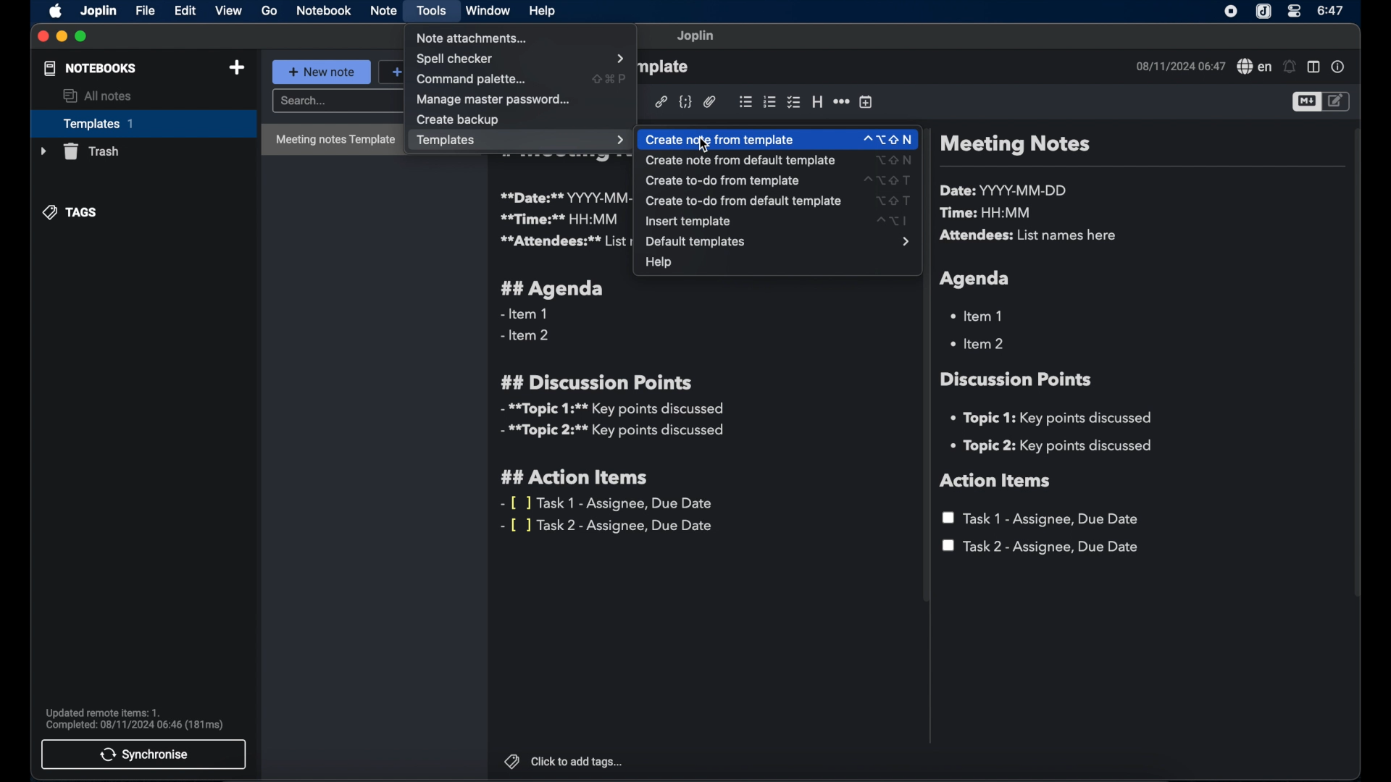 This screenshot has height=782, width=1391. I want to click on task 1 assigneedue date, so click(1043, 518).